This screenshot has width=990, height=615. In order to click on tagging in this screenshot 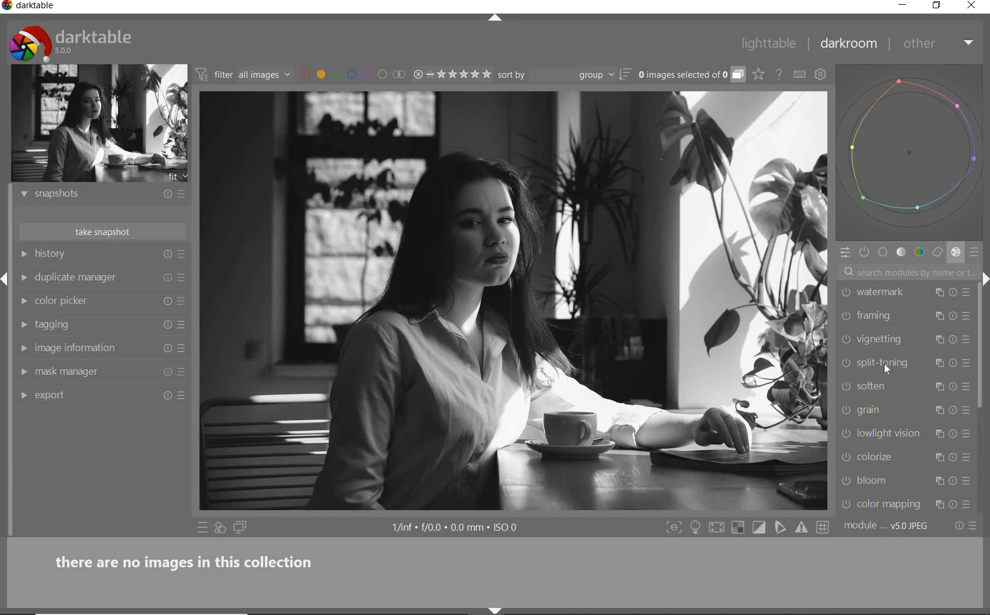, I will do `click(93, 325)`.